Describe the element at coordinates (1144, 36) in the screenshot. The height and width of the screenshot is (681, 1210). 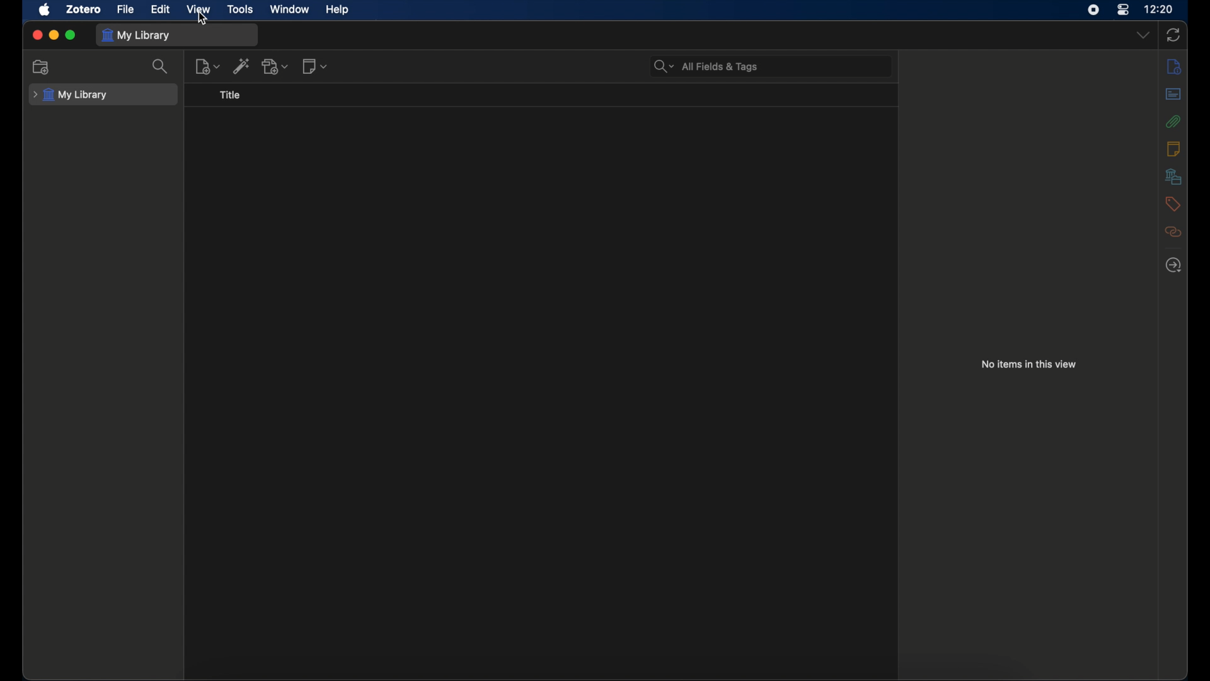
I see `dropdown` at that location.